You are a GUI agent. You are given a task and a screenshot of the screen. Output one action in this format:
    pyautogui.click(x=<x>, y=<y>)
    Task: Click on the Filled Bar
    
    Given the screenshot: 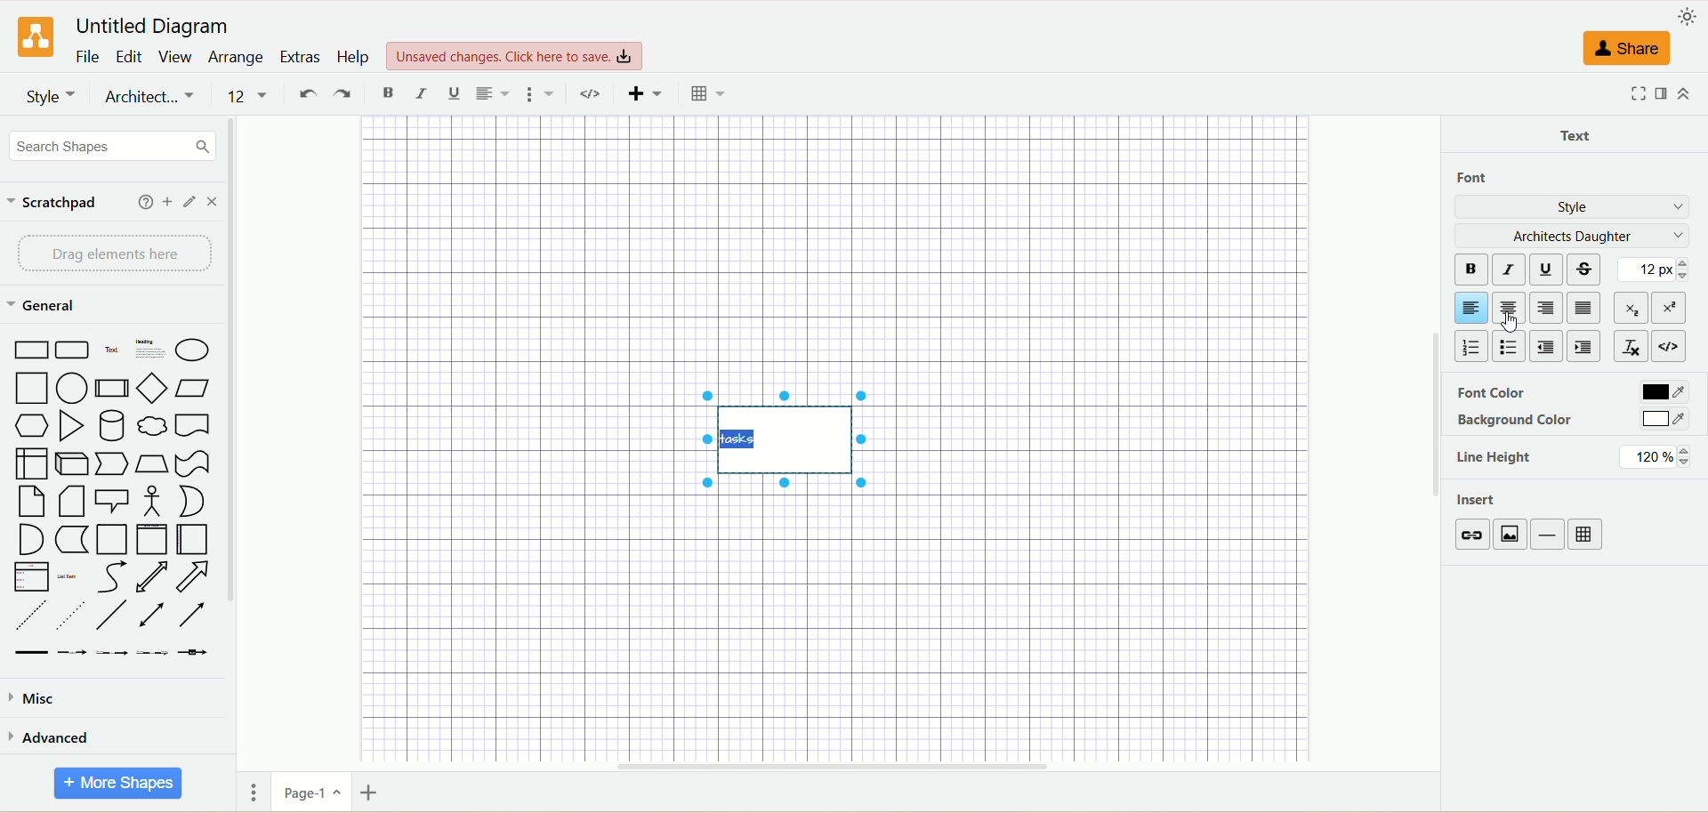 What is the action you would take?
    pyautogui.click(x=31, y=654)
    